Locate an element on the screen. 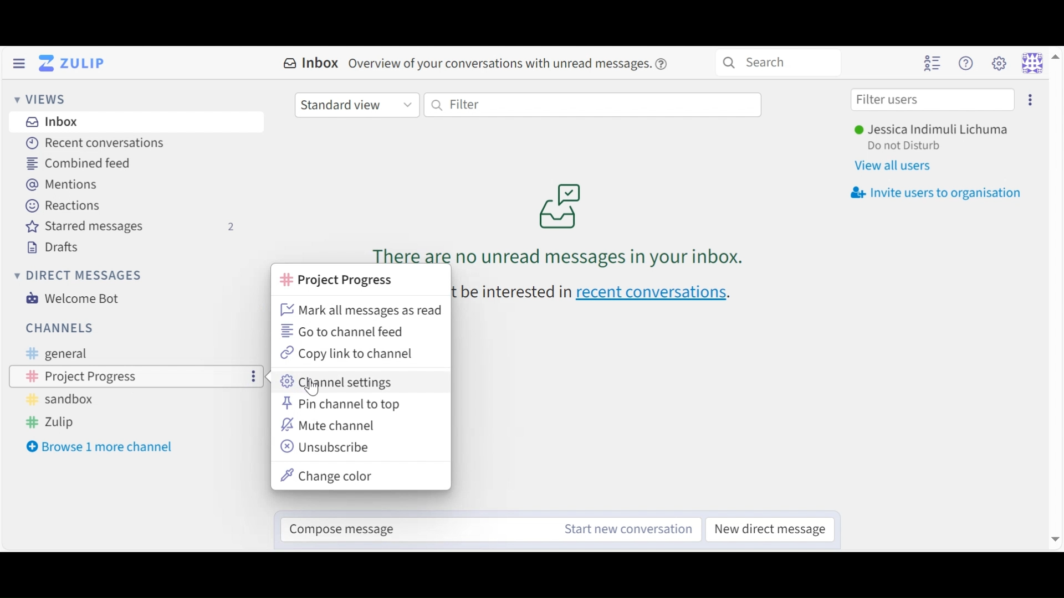  Copy link to channel is located at coordinates (350, 353).